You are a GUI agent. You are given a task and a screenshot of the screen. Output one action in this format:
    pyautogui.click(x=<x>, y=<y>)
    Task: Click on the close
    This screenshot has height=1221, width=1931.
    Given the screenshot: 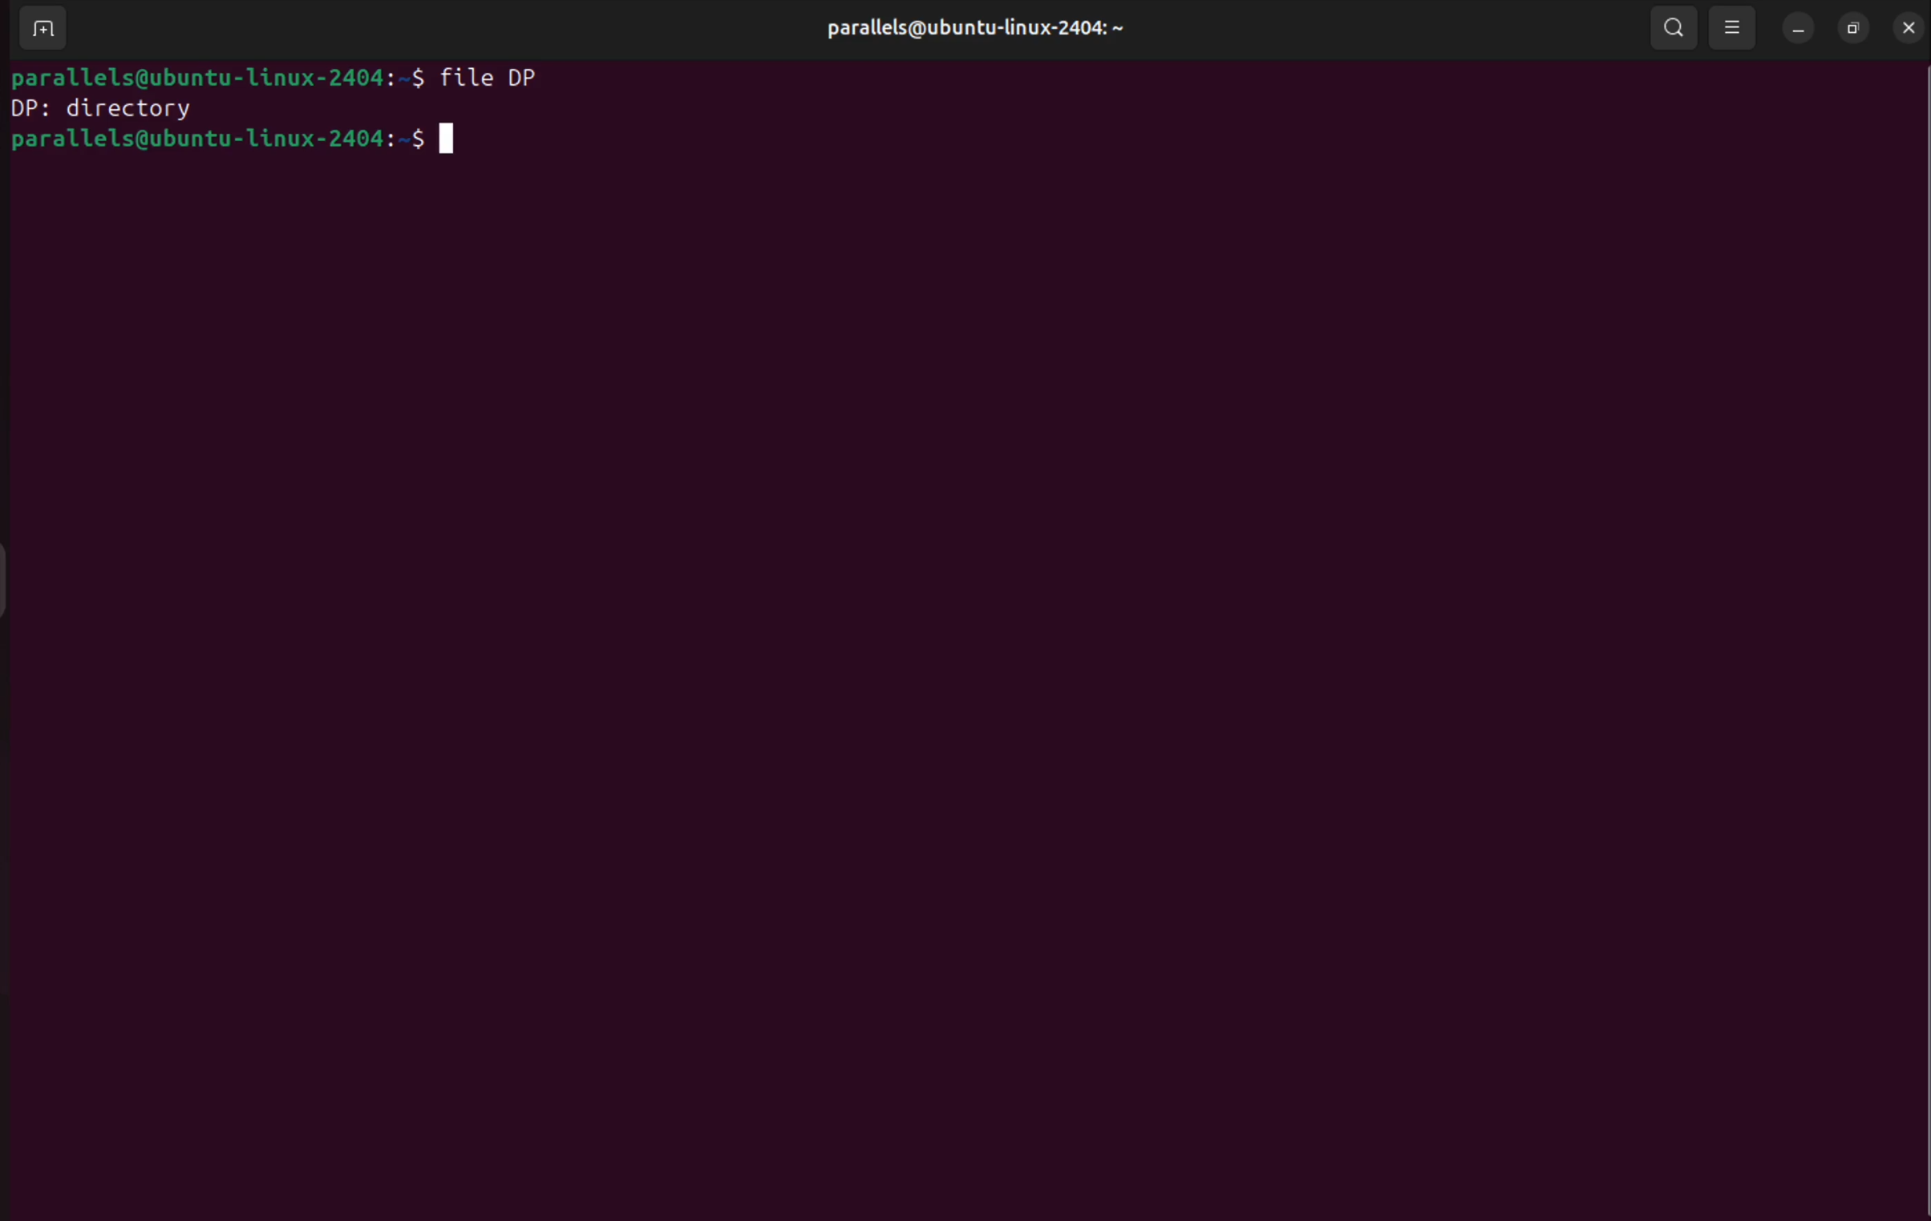 What is the action you would take?
    pyautogui.click(x=1909, y=29)
    